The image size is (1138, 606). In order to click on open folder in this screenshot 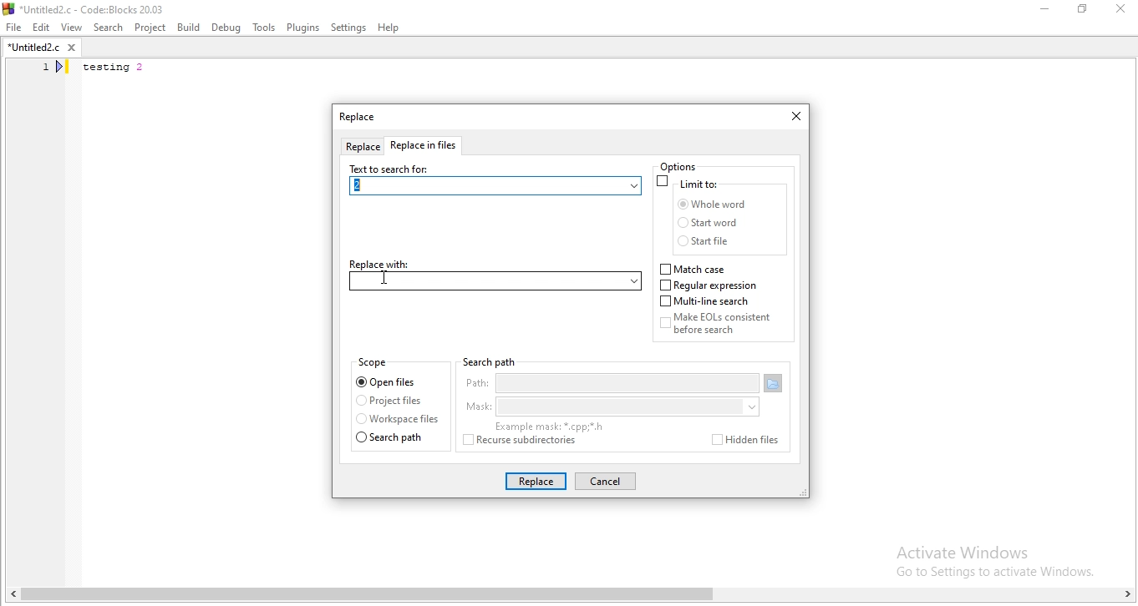, I will do `click(775, 384)`.